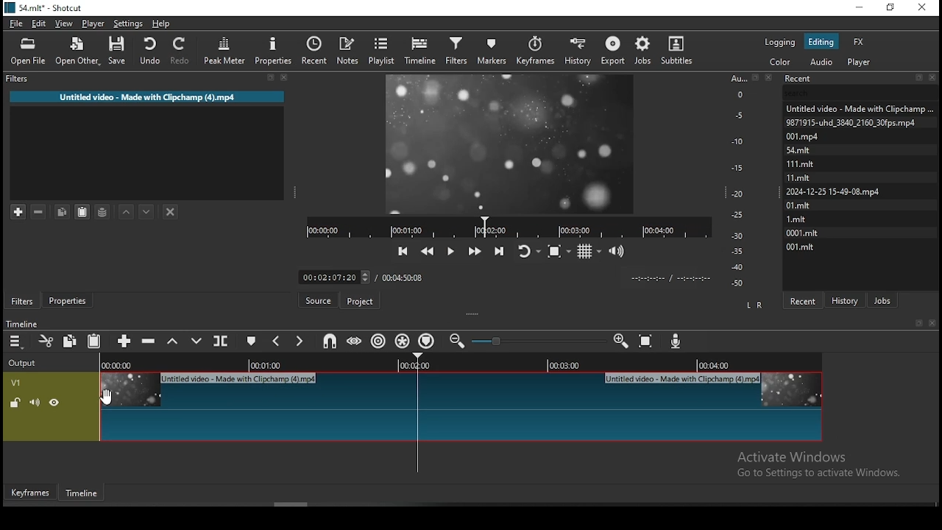  What do you see at coordinates (103, 212) in the screenshot?
I see `save filter set` at bounding box center [103, 212].